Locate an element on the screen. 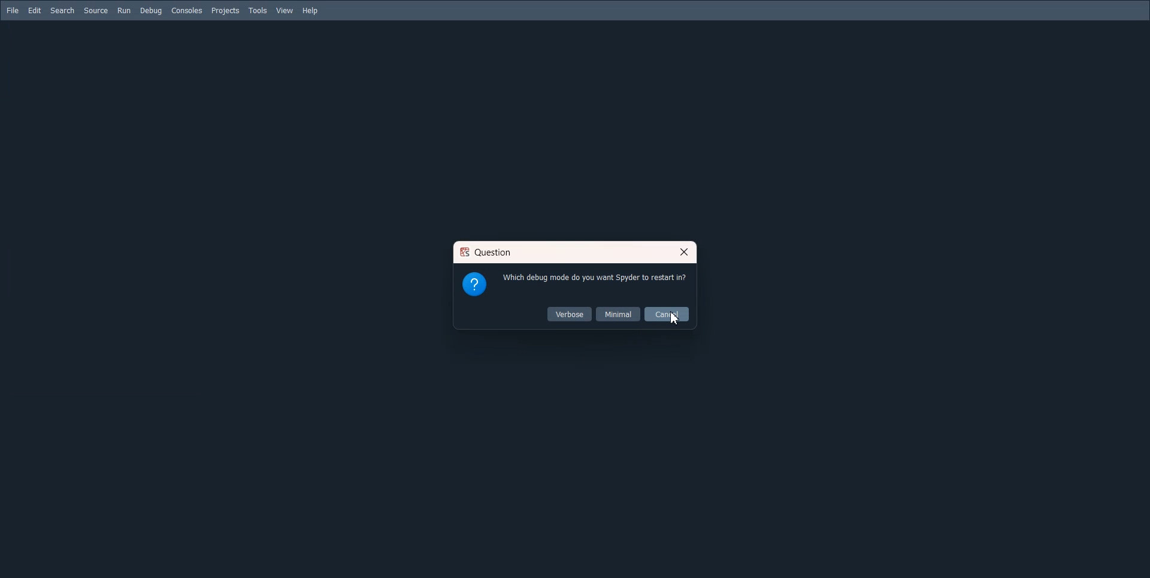 The image size is (1150, 578). Run is located at coordinates (123, 10).